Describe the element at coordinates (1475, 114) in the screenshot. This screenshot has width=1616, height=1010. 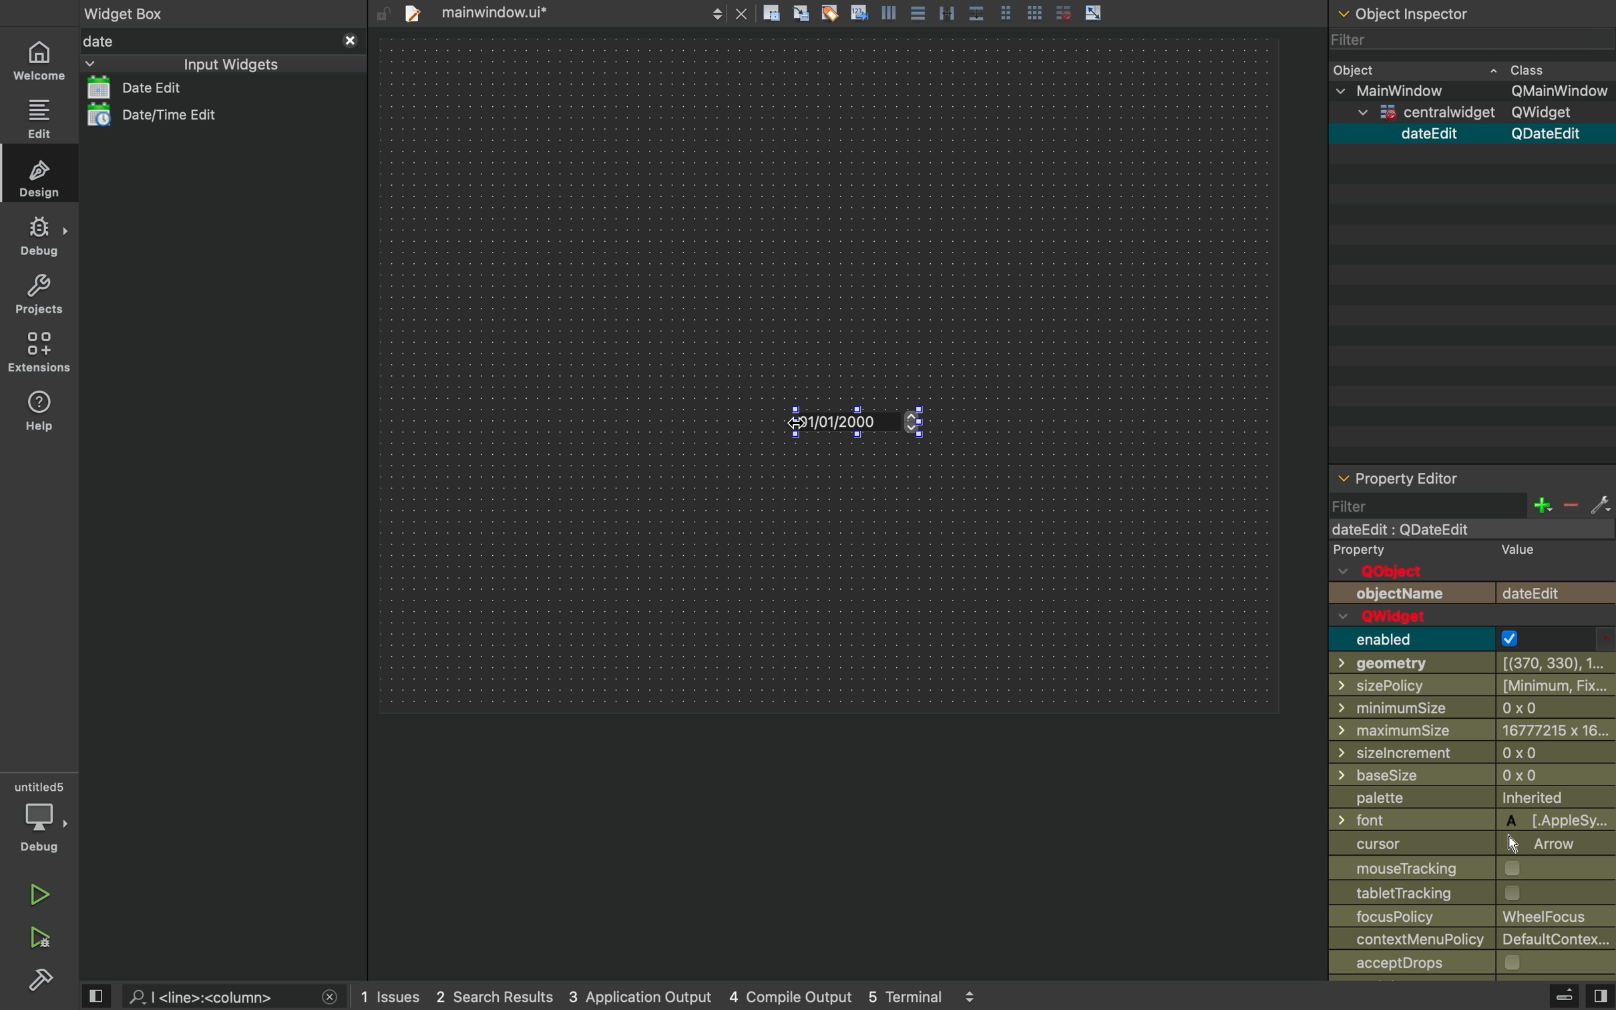
I see `centrawidget` at that location.